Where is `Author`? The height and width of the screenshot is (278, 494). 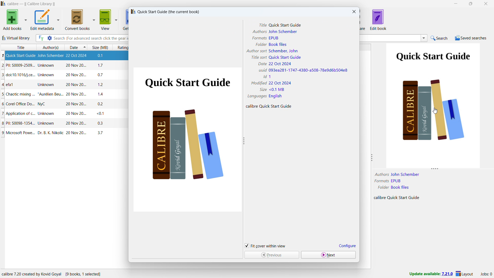 Author is located at coordinates (381, 174).